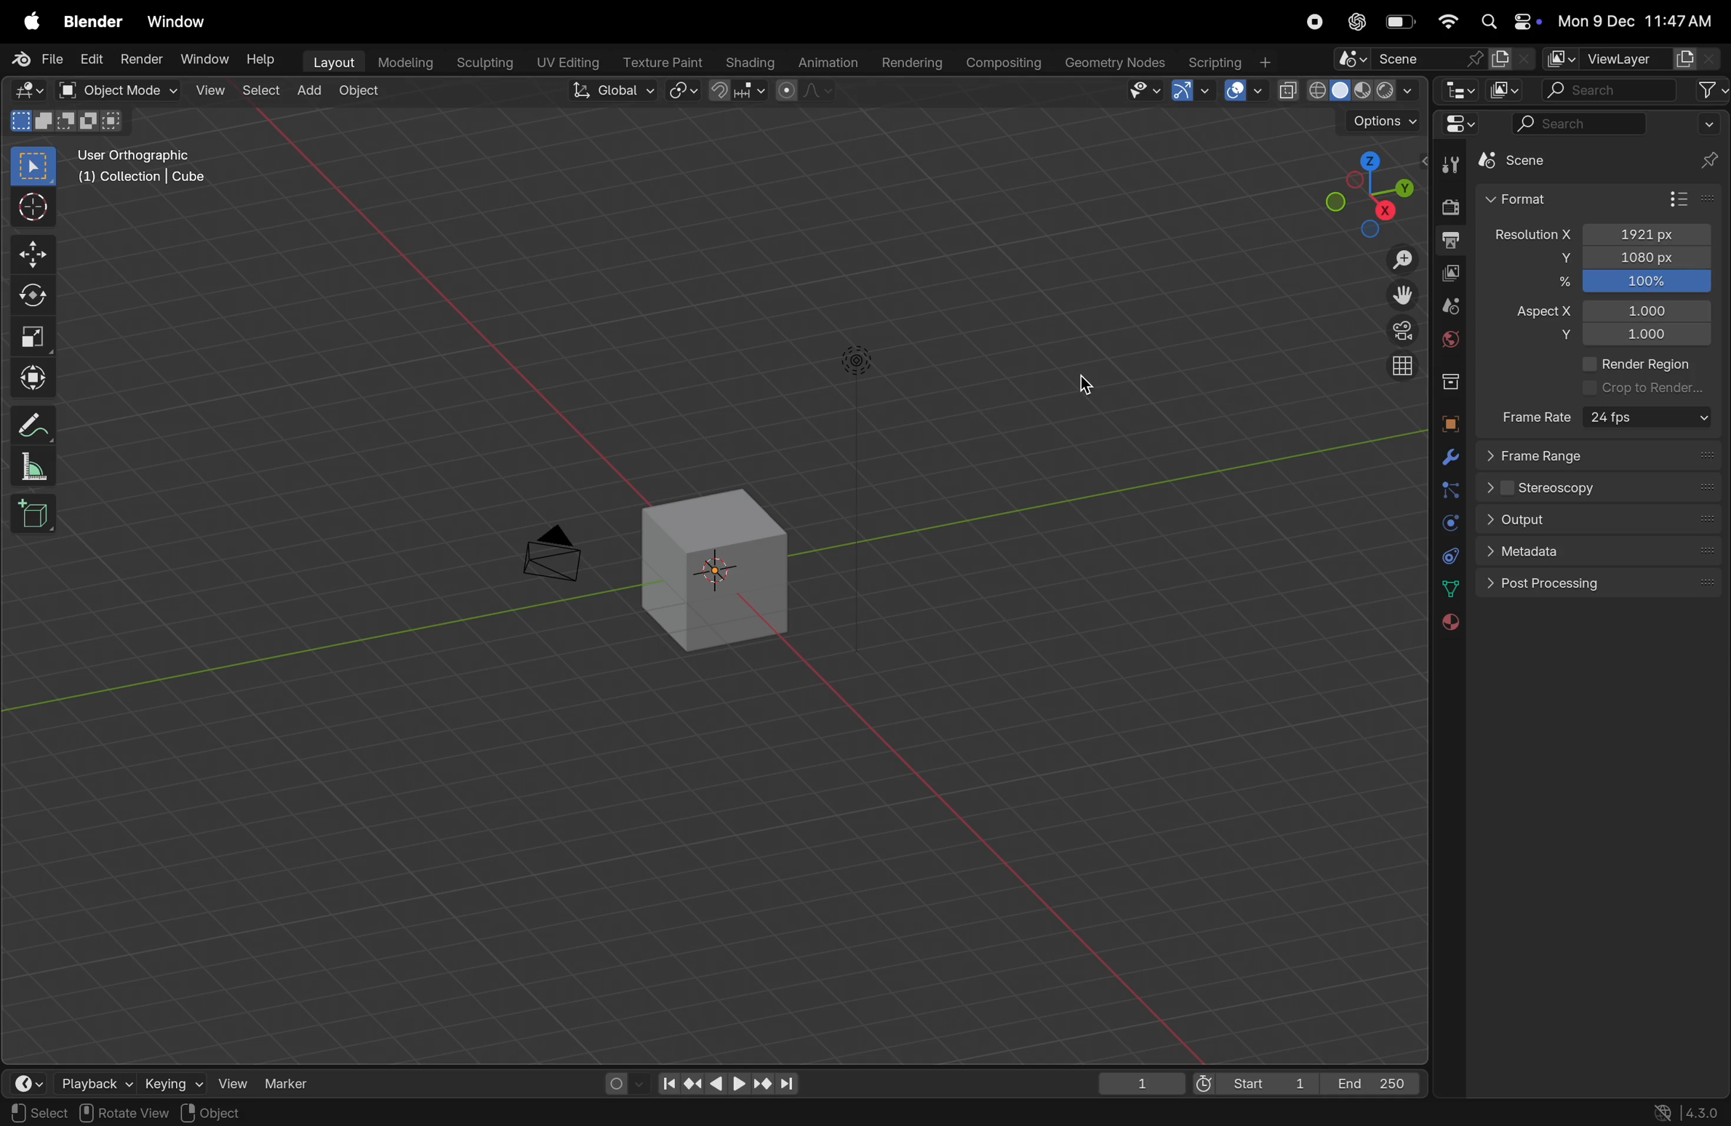 The image size is (1731, 1126). What do you see at coordinates (1548, 199) in the screenshot?
I see `Format` at bounding box center [1548, 199].